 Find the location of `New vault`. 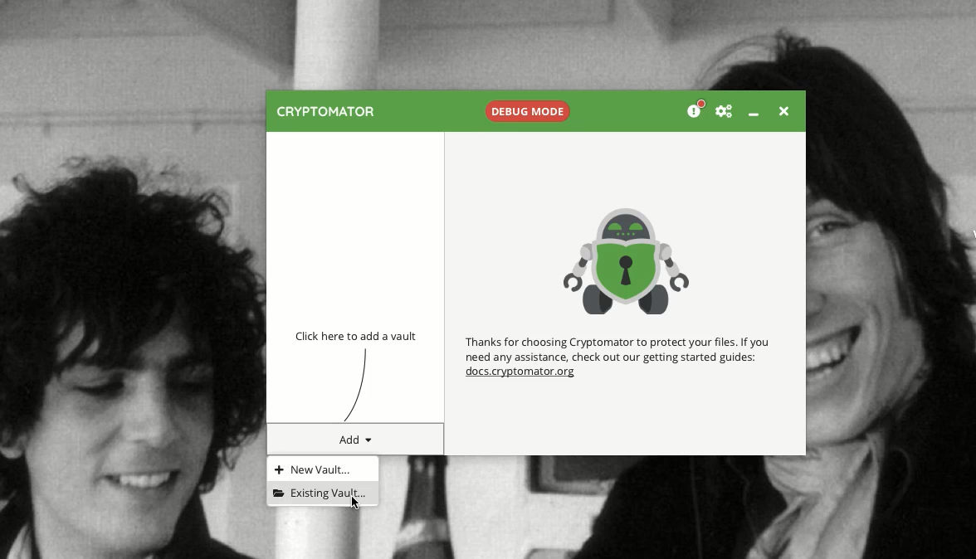

New vault is located at coordinates (312, 468).